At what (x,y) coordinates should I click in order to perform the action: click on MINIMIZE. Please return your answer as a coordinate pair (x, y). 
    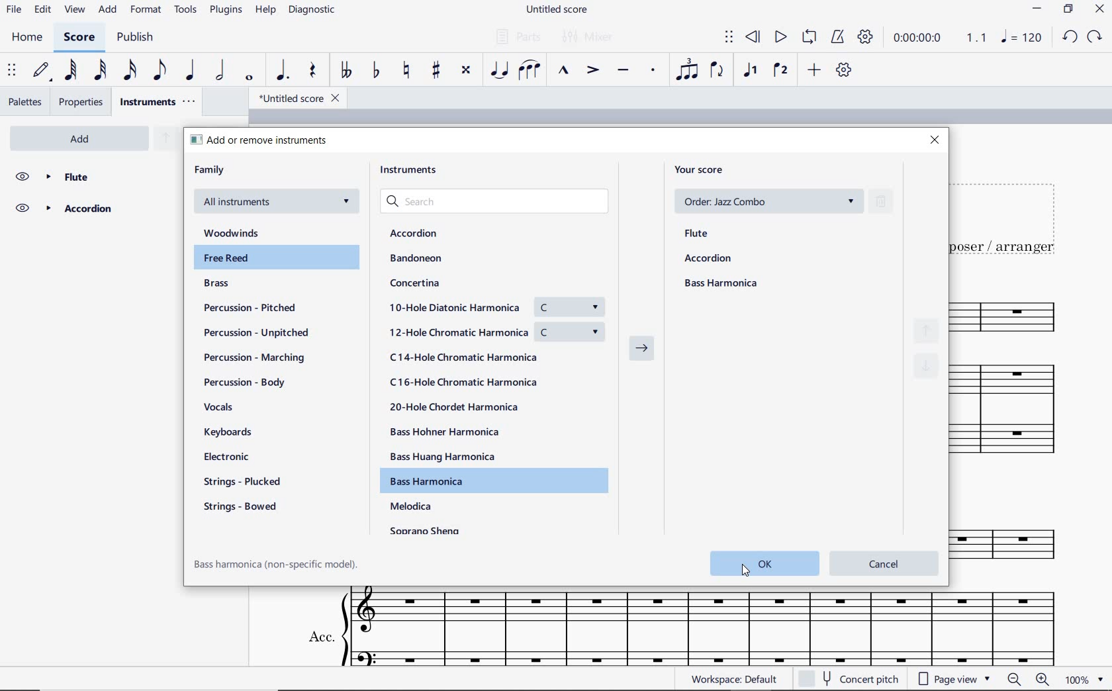
    Looking at the image, I should click on (1039, 9).